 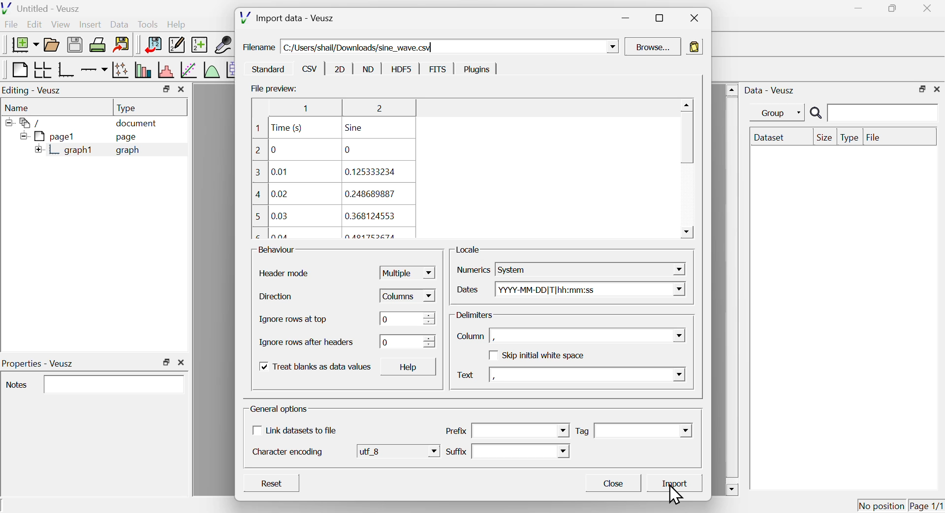 What do you see at coordinates (182, 90) in the screenshot?
I see `close` at bounding box center [182, 90].